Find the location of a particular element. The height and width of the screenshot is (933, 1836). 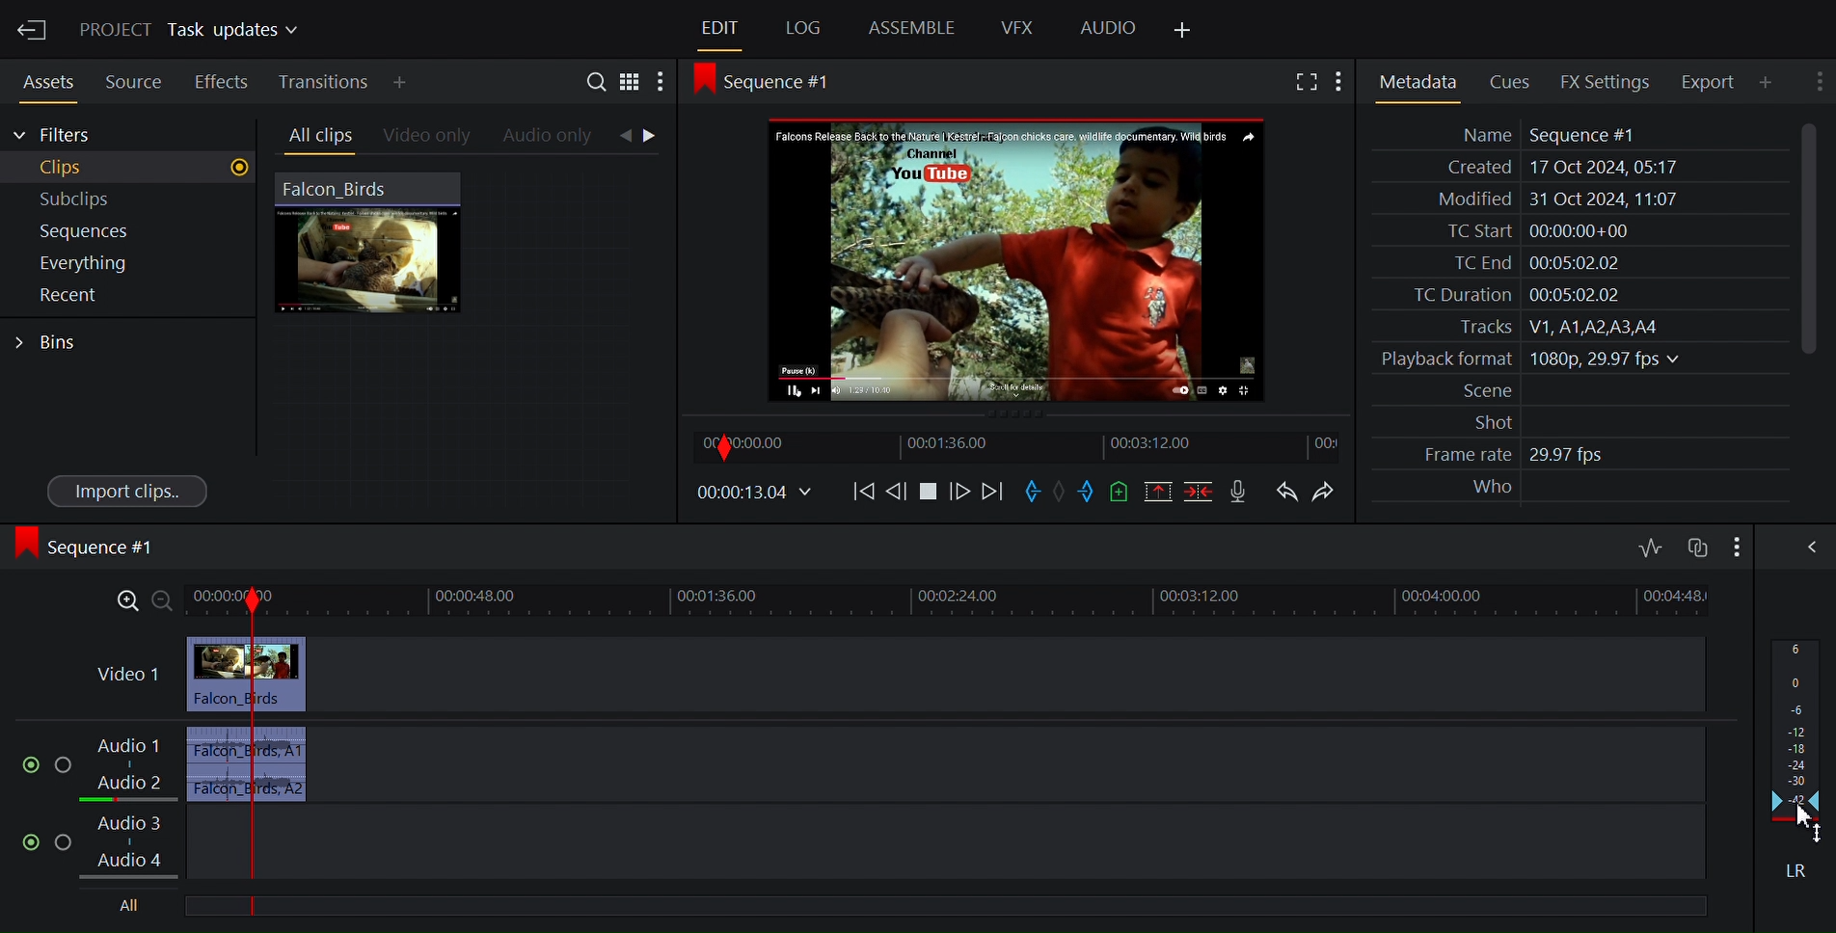

Show settings menu is located at coordinates (1735, 546).